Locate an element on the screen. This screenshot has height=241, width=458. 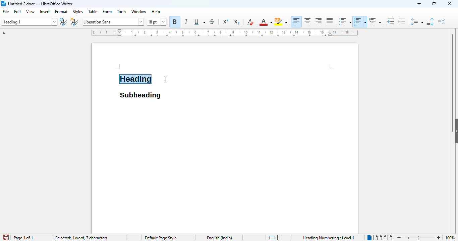
multi-page view is located at coordinates (378, 238).